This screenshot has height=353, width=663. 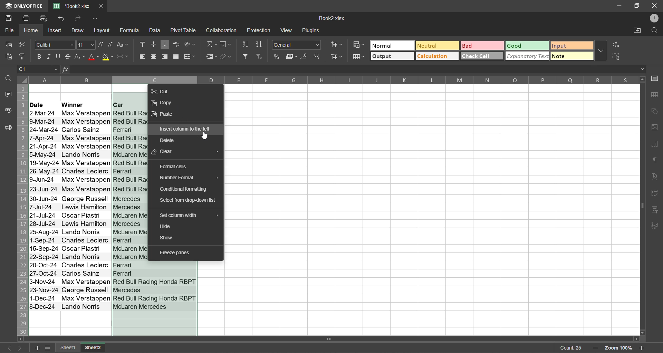 What do you see at coordinates (435, 45) in the screenshot?
I see `neutral` at bounding box center [435, 45].